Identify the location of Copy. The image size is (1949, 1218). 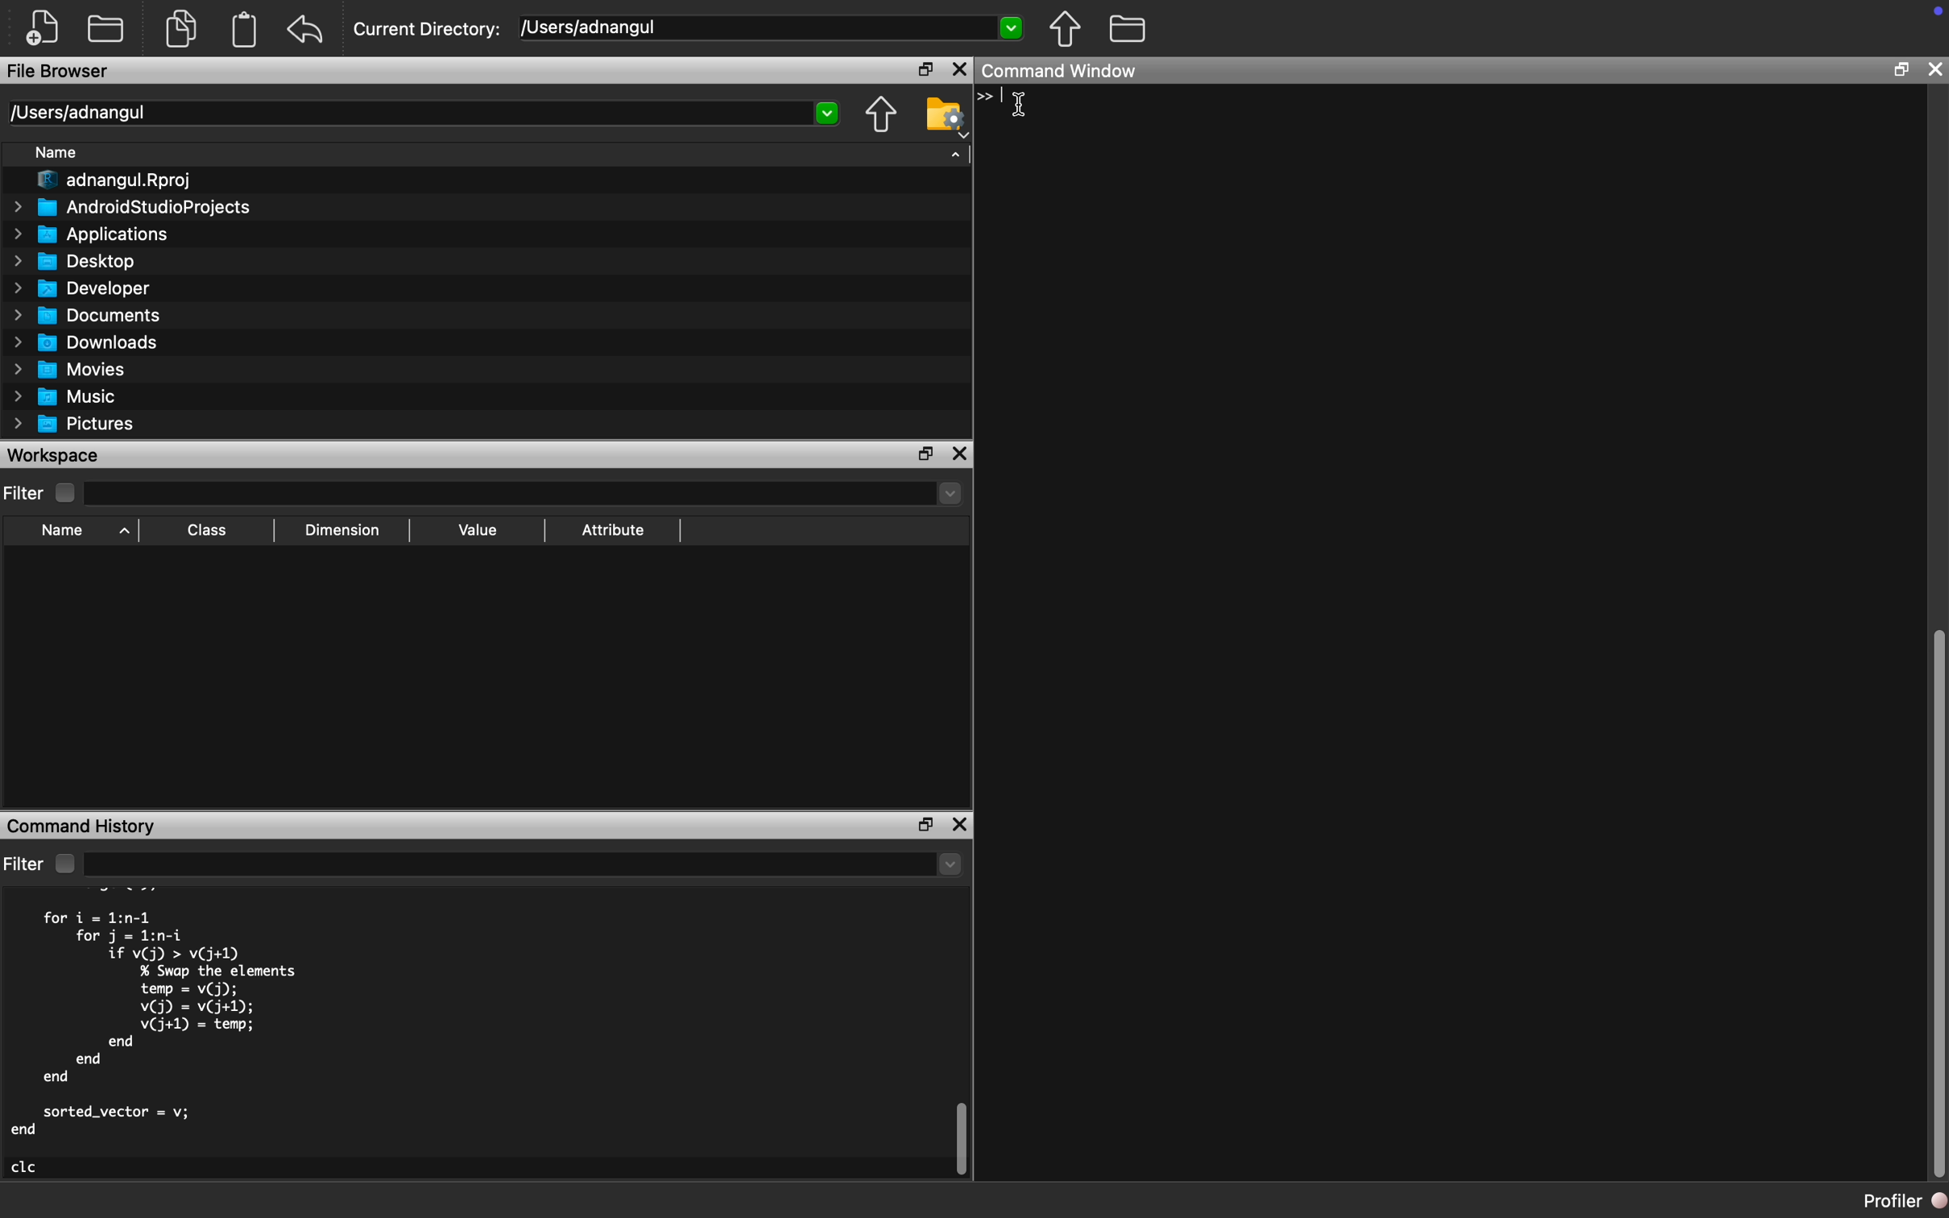
(181, 27).